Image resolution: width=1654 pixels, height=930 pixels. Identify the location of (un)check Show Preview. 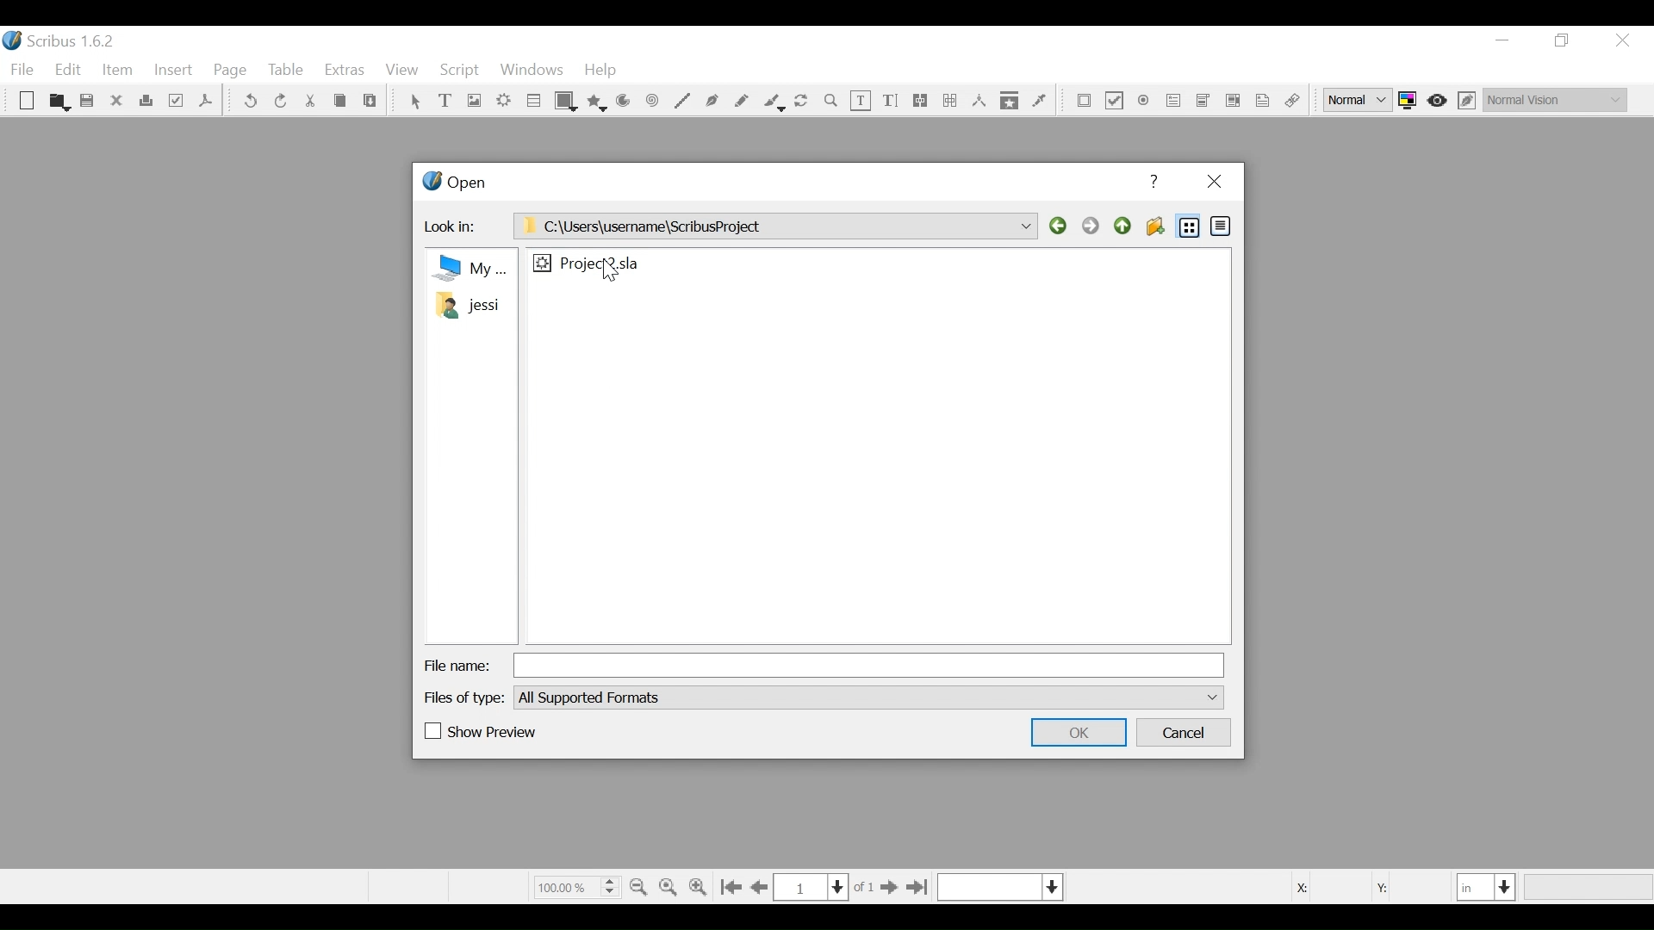
(482, 733).